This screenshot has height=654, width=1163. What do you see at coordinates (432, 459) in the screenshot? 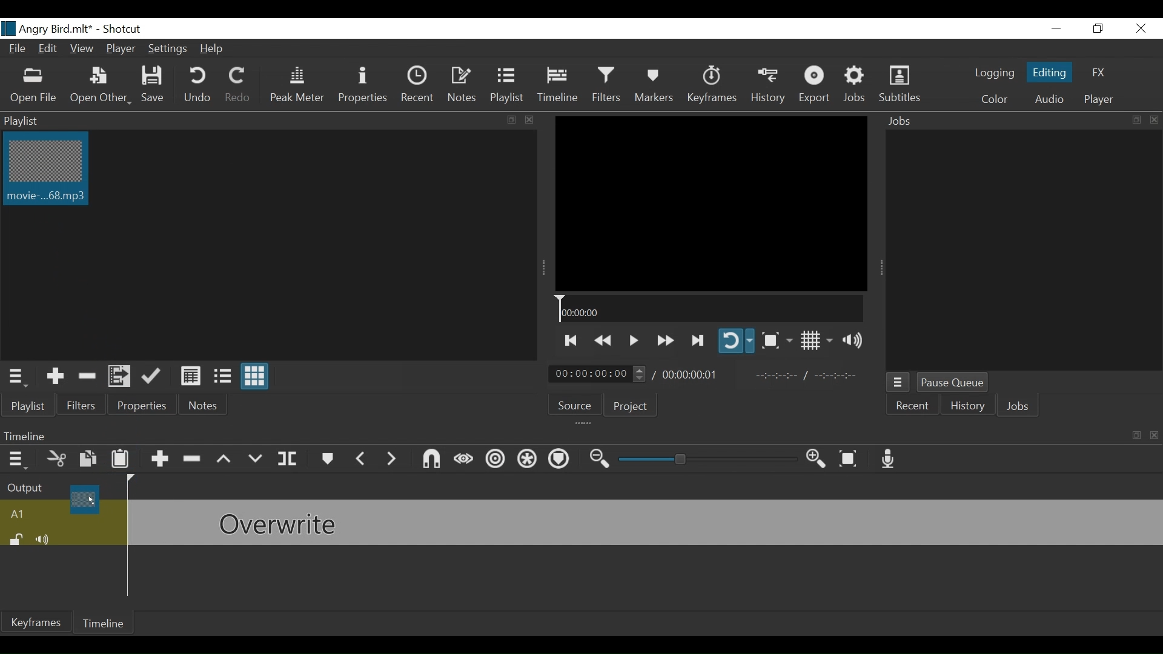
I see `Snap` at bounding box center [432, 459].